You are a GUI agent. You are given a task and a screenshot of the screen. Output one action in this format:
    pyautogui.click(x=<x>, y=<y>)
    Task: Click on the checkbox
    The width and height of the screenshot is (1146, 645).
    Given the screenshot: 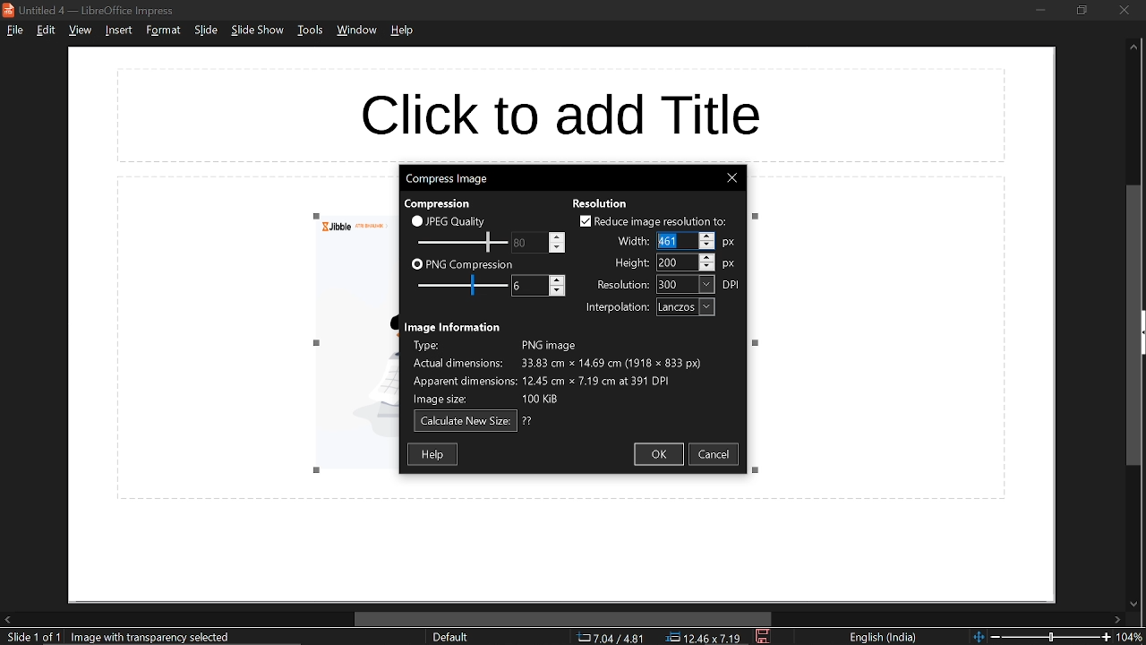 What is the action you would take?
    pyautogui.click(x=583, y=220)
    